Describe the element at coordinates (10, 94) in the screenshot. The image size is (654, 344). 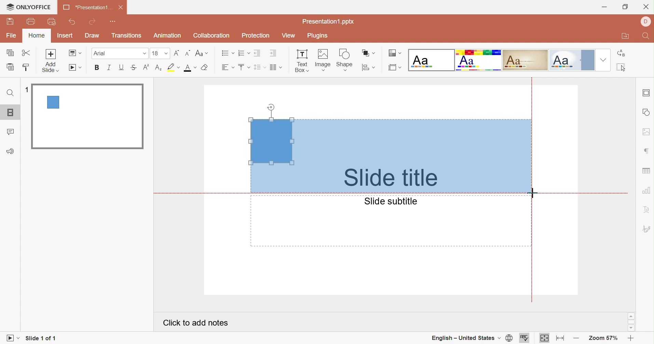
I see `Find` at that location.